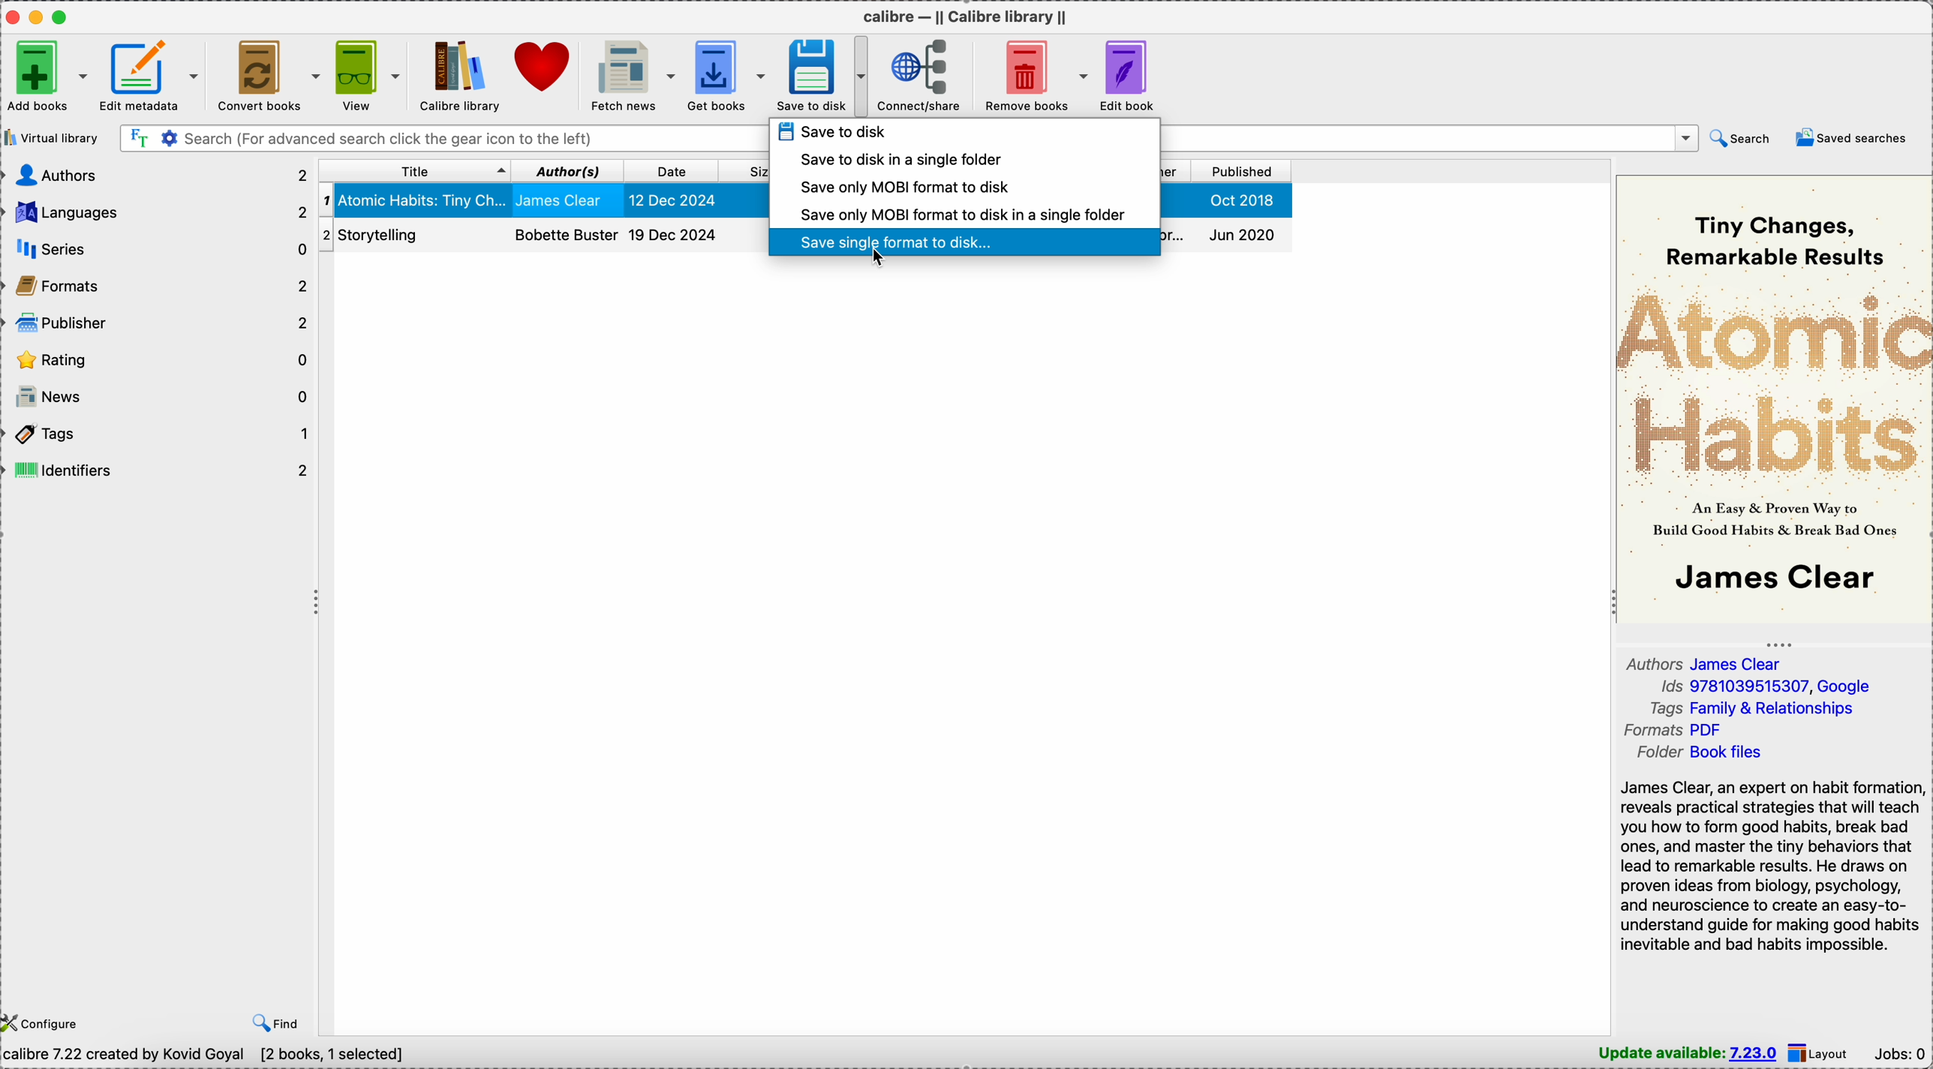 The height and width of the screenshot is (1069, 1933). Describe the element at coordinates (156, 213) in the screenshot. I see `languages` at that location.